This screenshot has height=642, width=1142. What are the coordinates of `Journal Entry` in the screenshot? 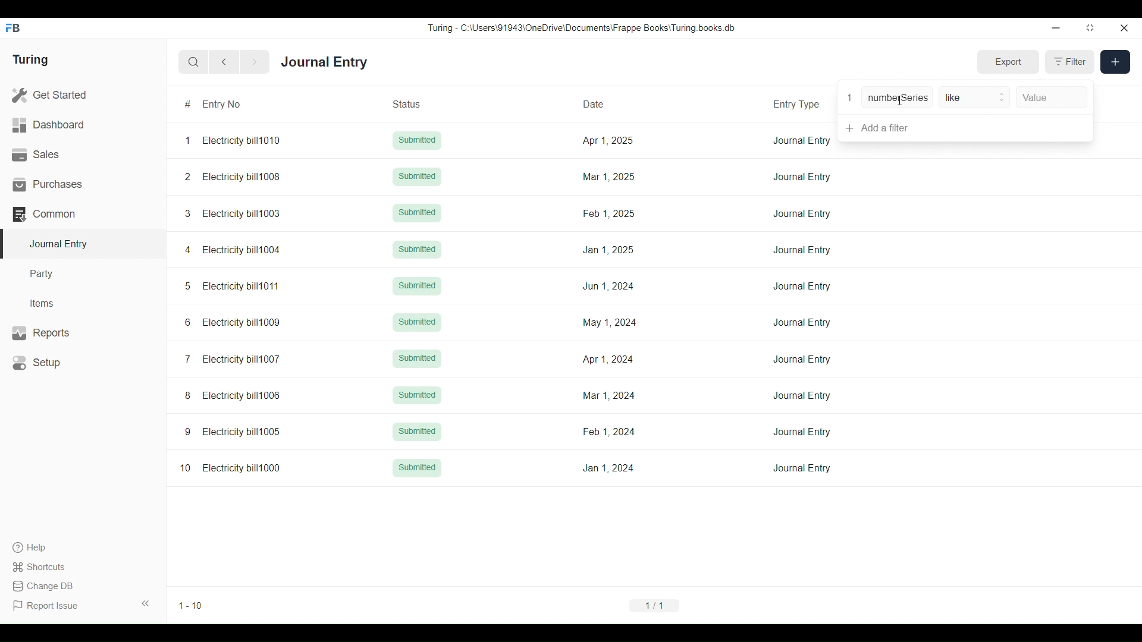 It's located at (802, 359).